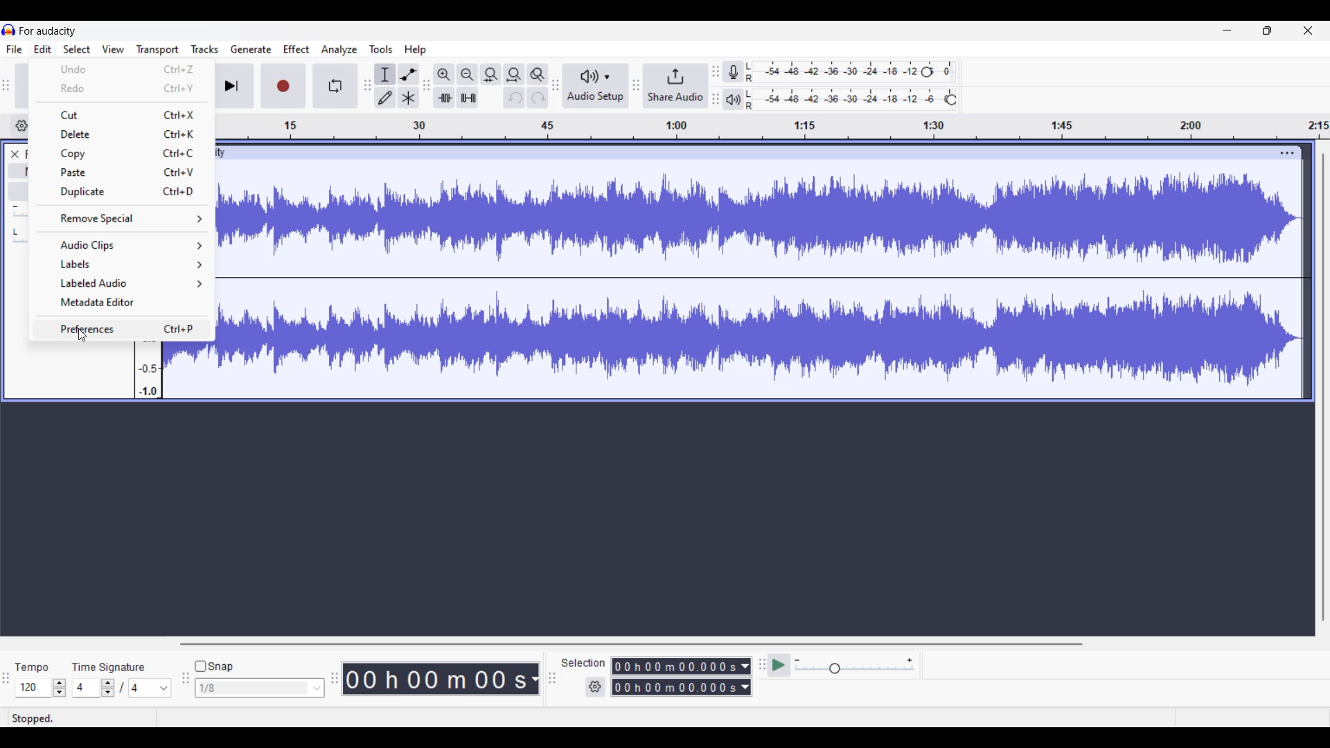  Describe the element at coordinates (123, 134) in the screenshot. I see `Delete` at that location.